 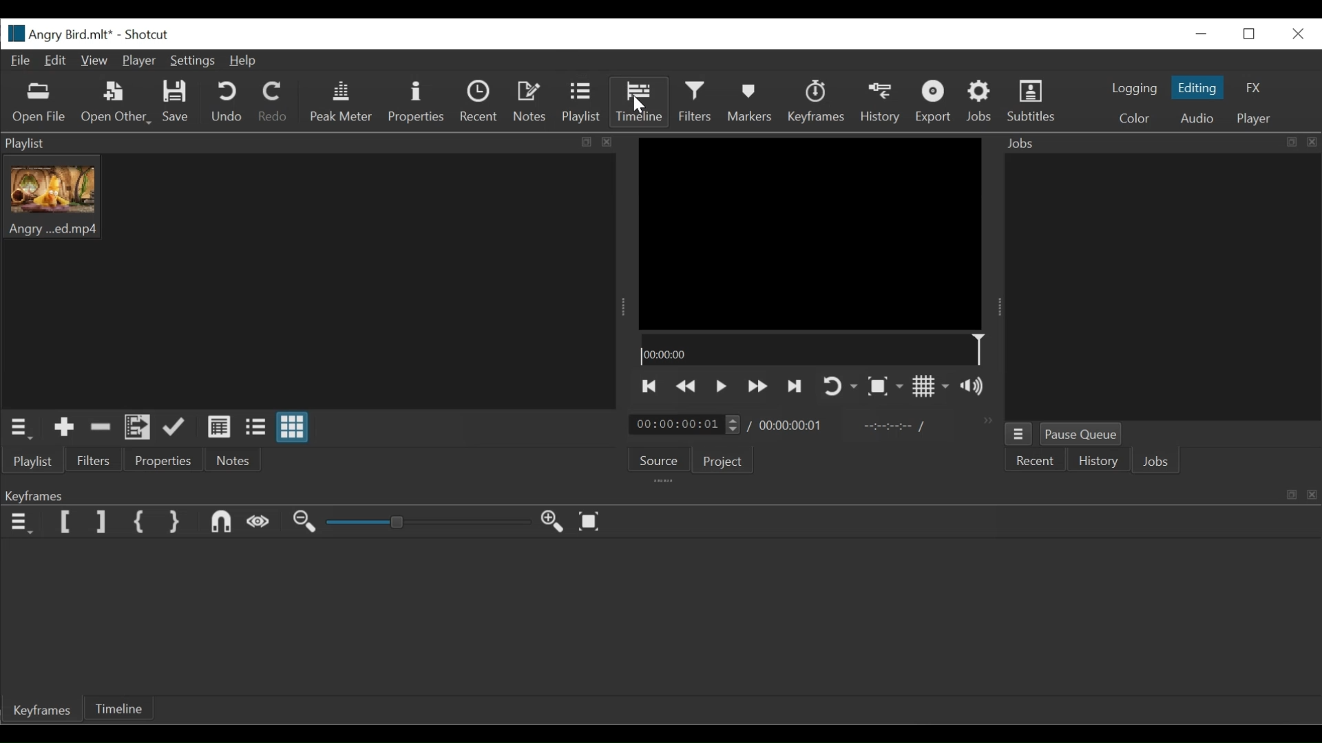 I want to click on Undo, so click(x=228, y=103).